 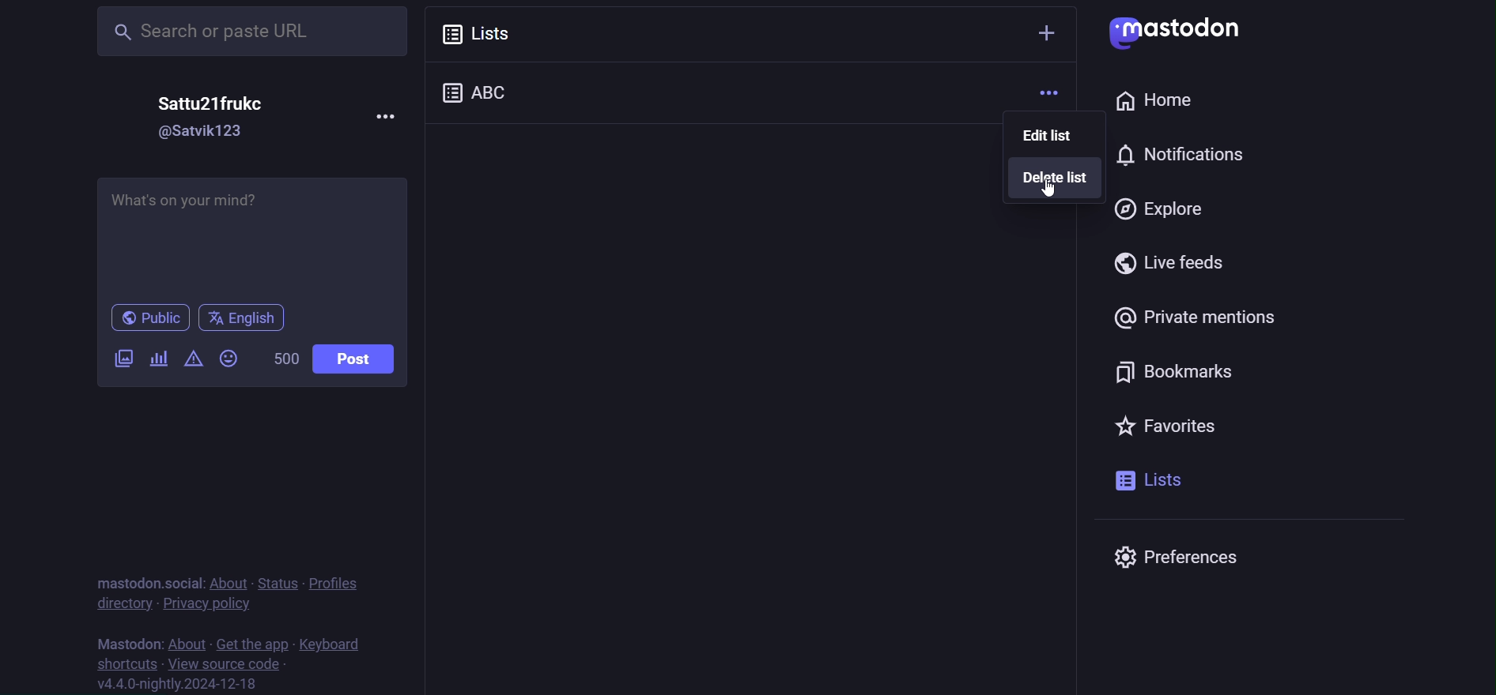 What do you see at coordinates (1150, 480) in the screenshot?
I see `lists` at bounding box center [1150, 480].